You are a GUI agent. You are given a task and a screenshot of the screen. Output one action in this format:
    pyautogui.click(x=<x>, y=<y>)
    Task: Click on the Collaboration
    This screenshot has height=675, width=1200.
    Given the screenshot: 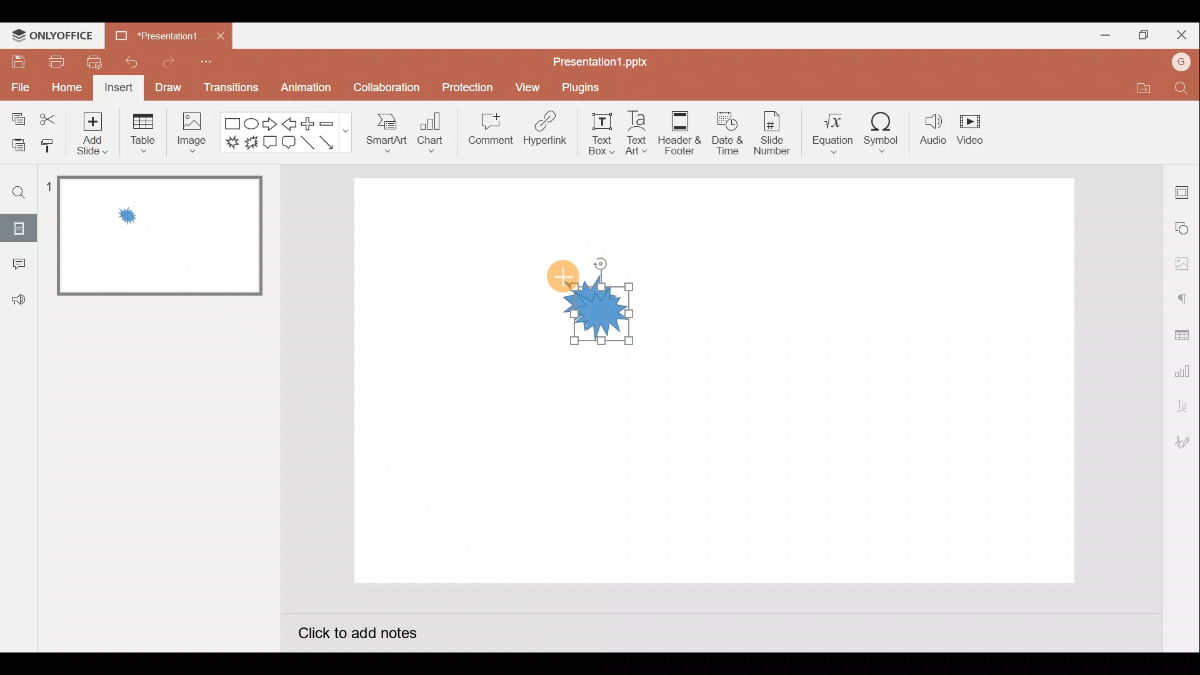 What is the action you would take?
    pyautogui.click(x=384, y=87)
    